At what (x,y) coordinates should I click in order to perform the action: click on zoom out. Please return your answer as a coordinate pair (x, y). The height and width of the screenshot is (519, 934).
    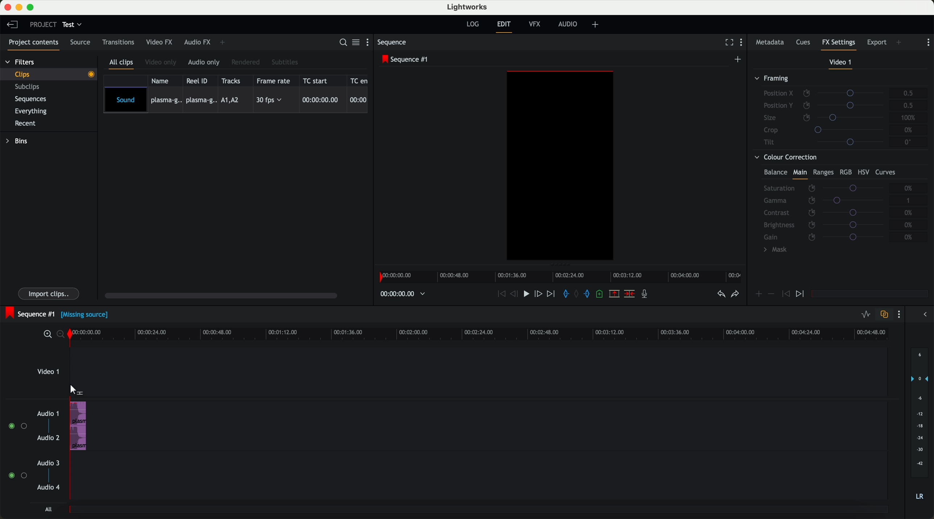
    Looking at the image, I should click on (62, 336).